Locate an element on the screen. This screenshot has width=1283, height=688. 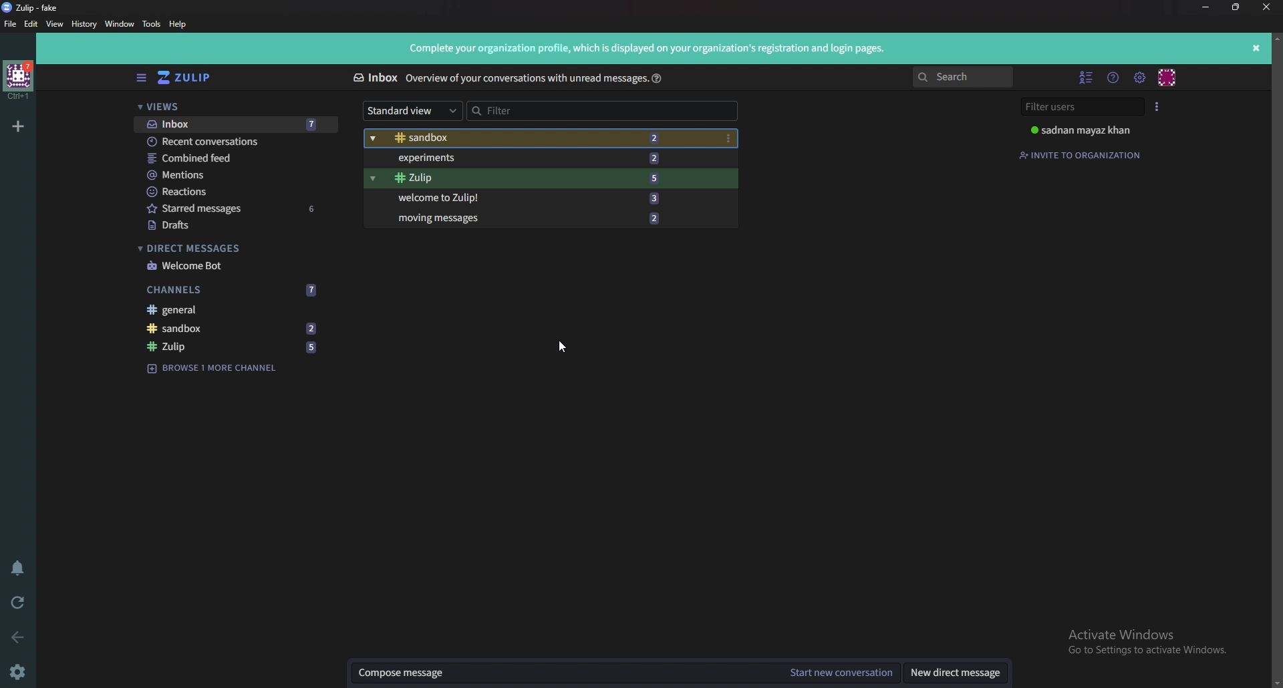
scroll bar is located at coordinates (1276, 359).